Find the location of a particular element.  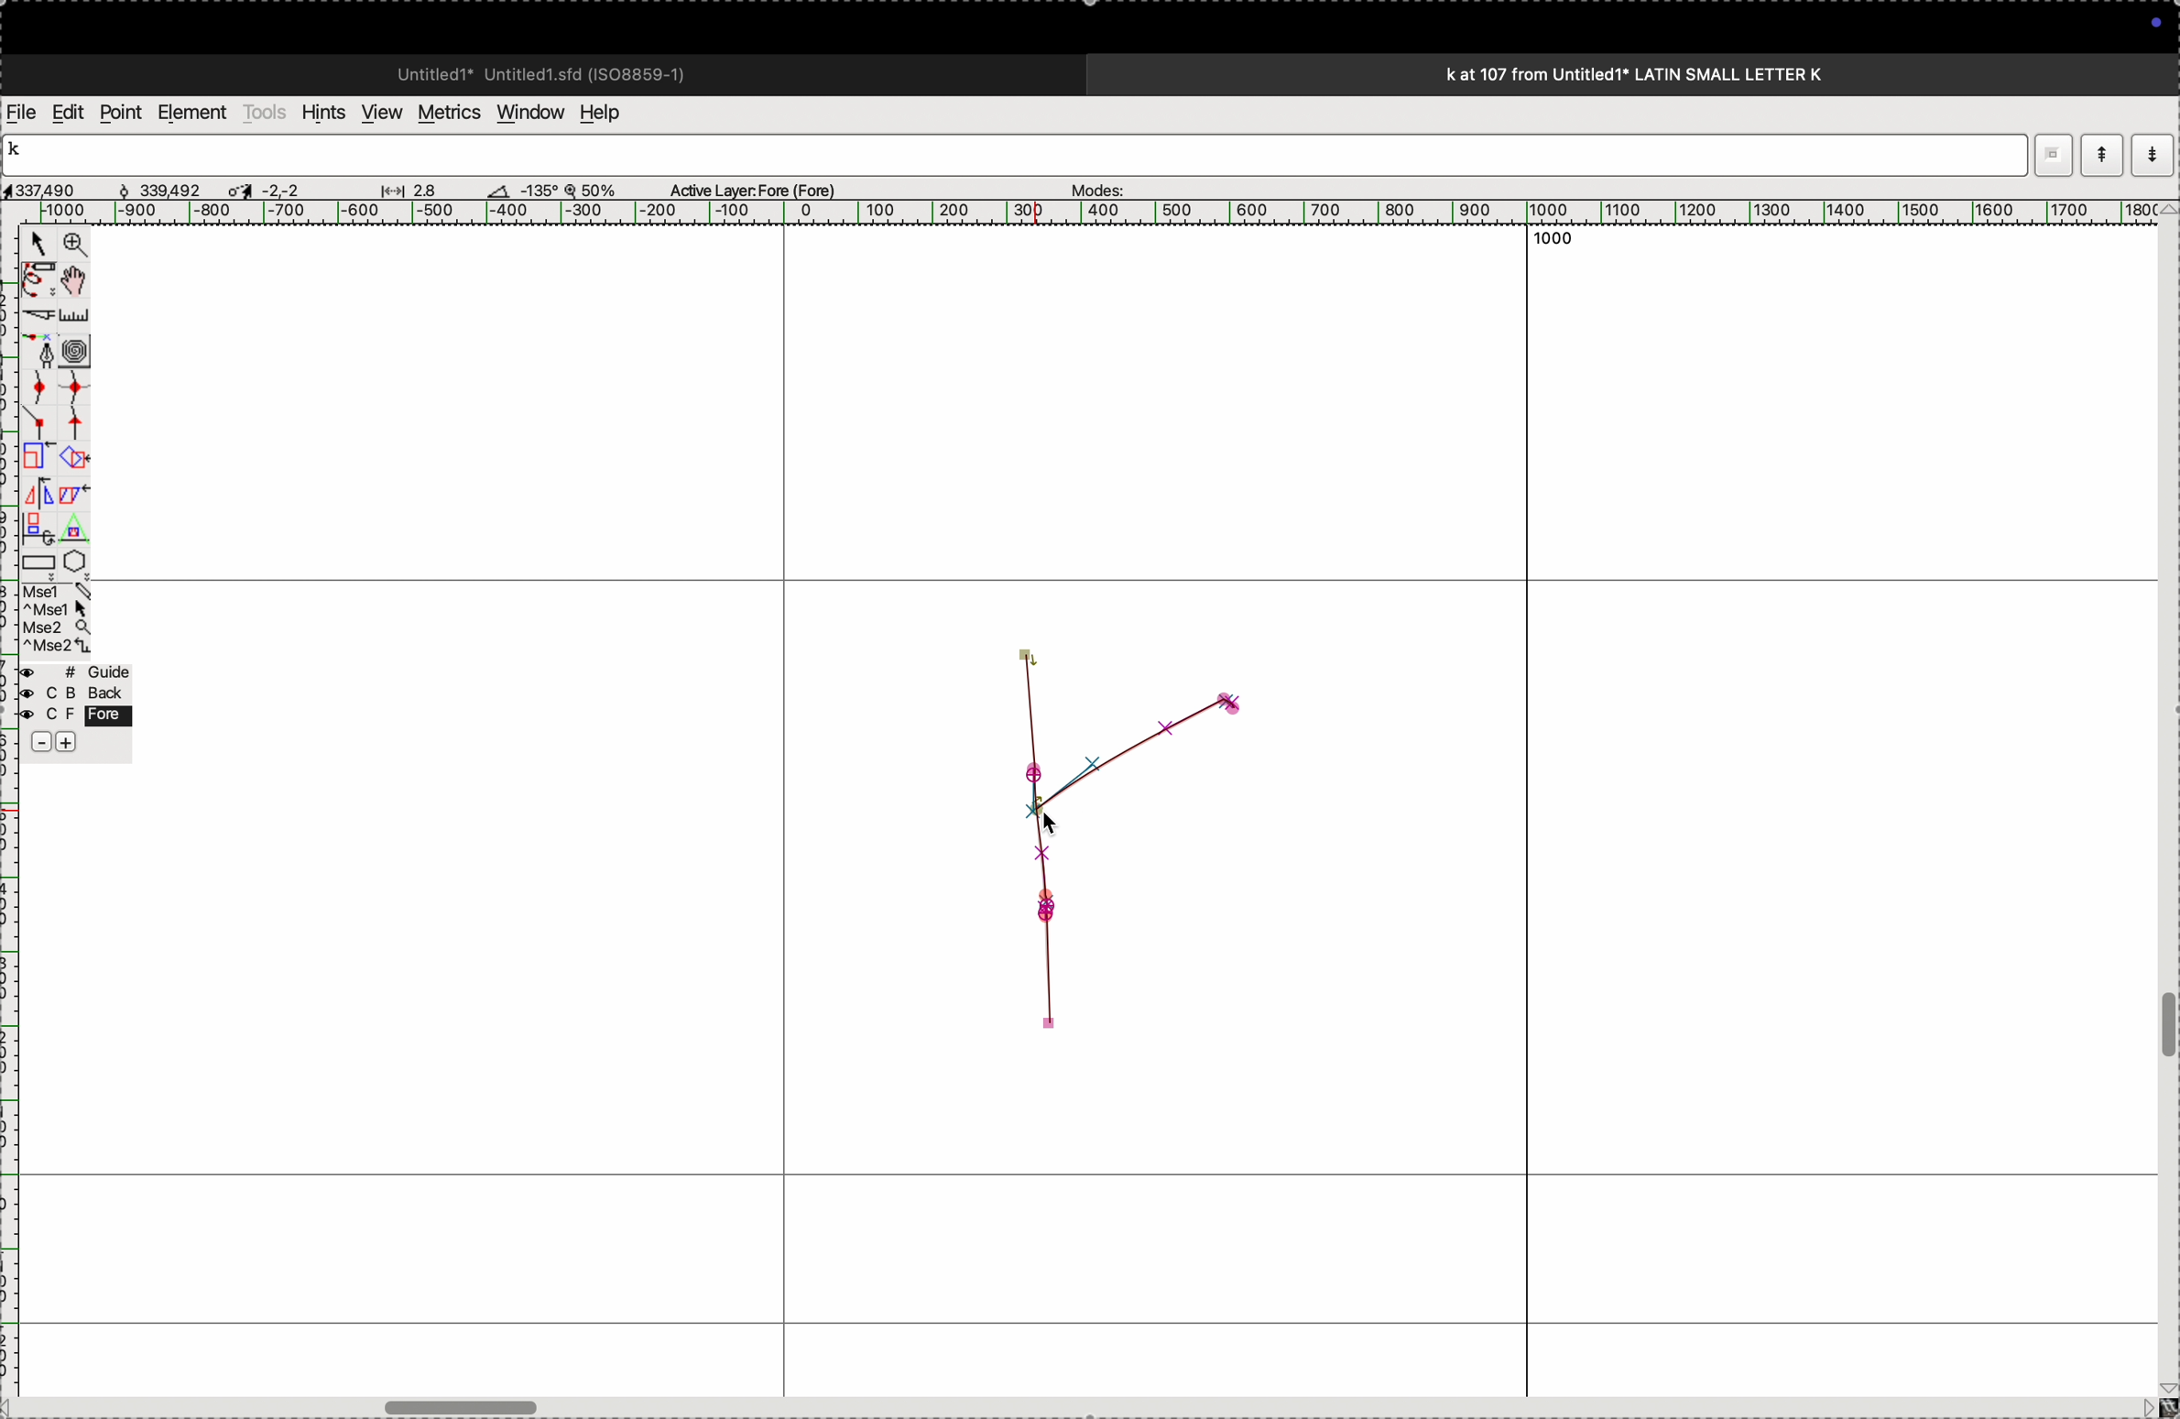

. is located at coordinates (2150, 154).